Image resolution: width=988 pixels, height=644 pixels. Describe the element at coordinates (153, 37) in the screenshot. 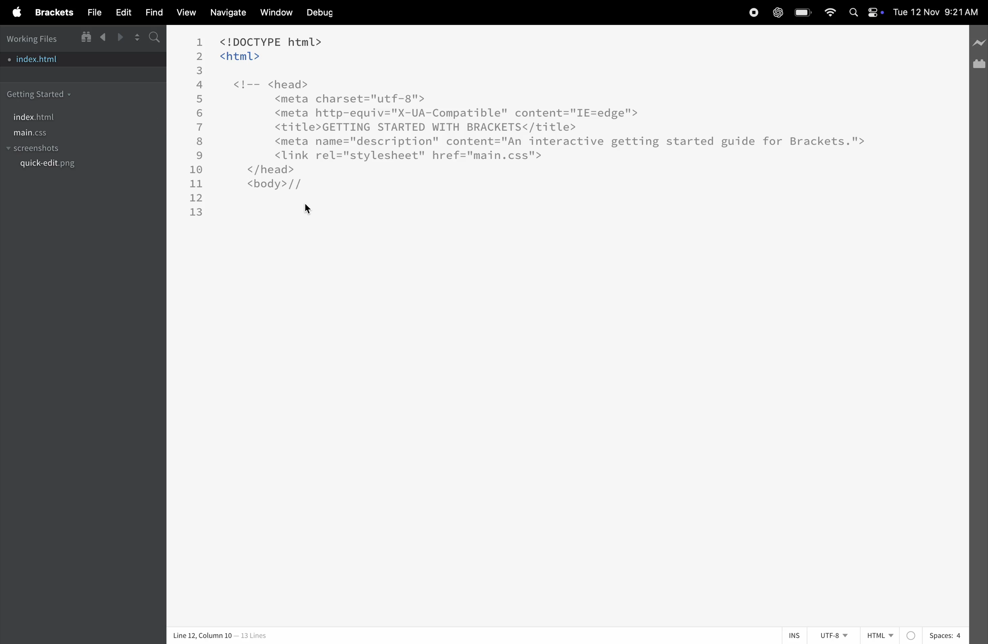

I see `s` at that location.